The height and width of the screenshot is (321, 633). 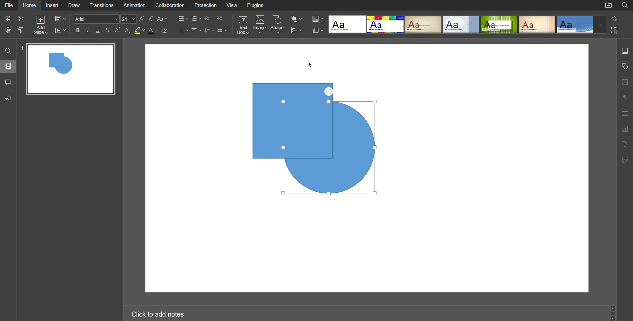 I want to click on Replace, so click(x=614, y=18).